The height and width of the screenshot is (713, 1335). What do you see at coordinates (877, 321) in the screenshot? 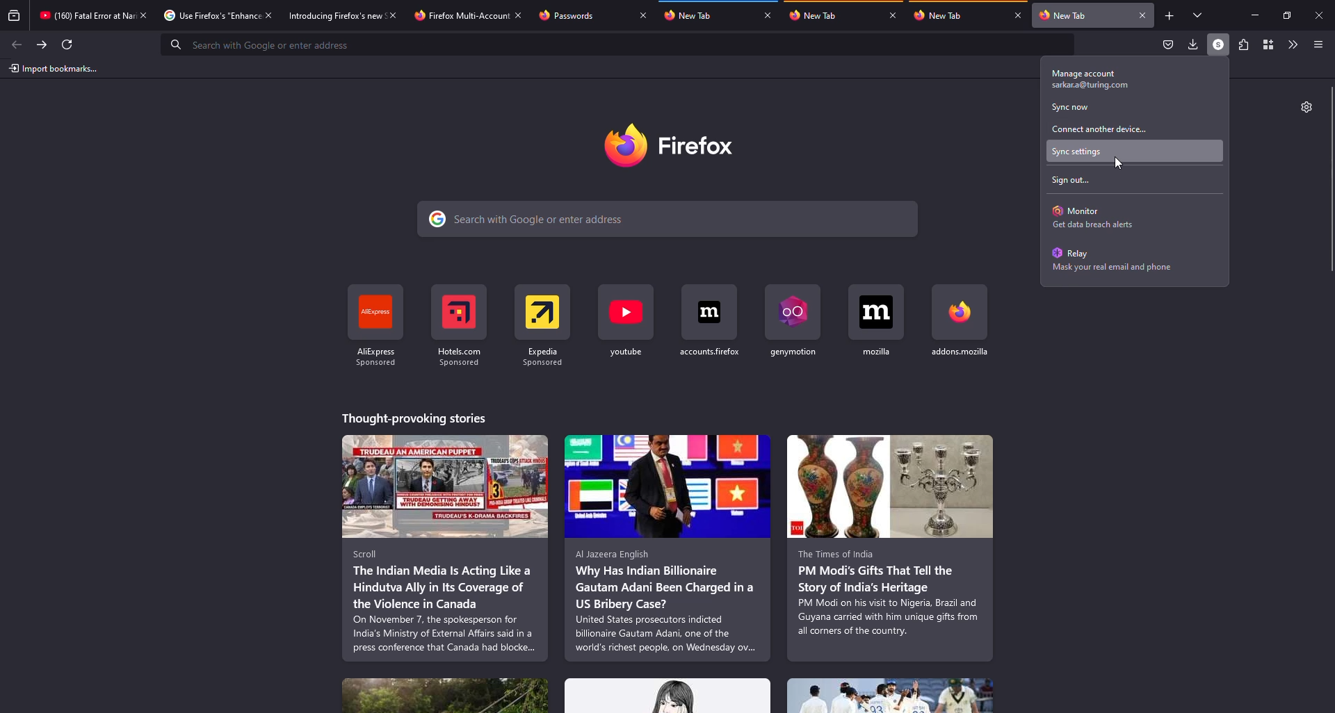
I see `shortcut` at bounding box center [877, 321].